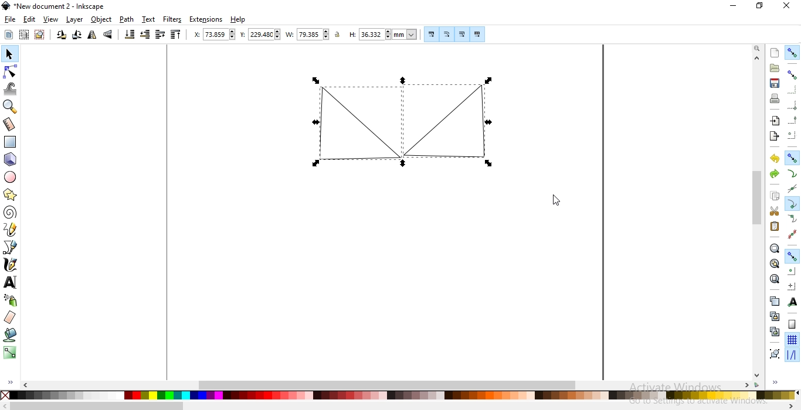  What do you see at coordinates (9, 54) in the screenshot?
I see `select and transform objects` at bounding box center [9, 54].